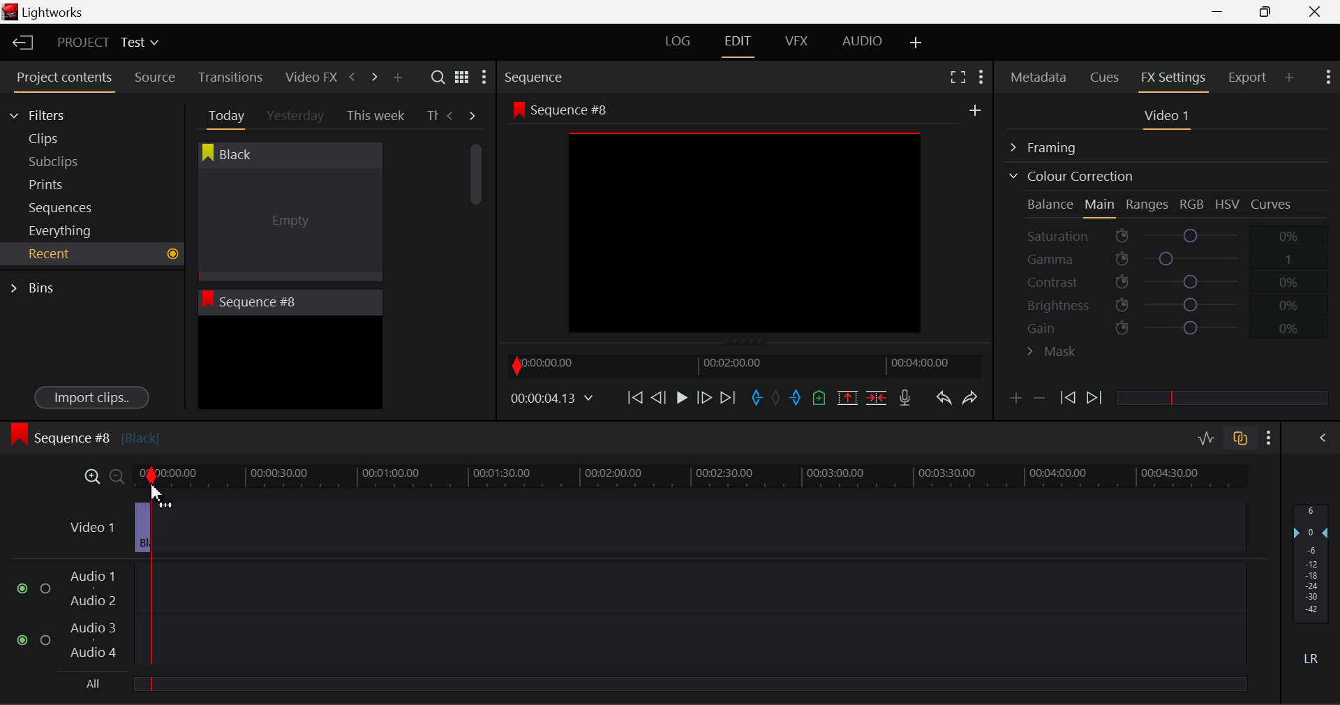 This screenshot has height=705, width=1340. Describe the element at coordinates (297, 117) in the screenshot. I see `Yesterday Tab` at that location.